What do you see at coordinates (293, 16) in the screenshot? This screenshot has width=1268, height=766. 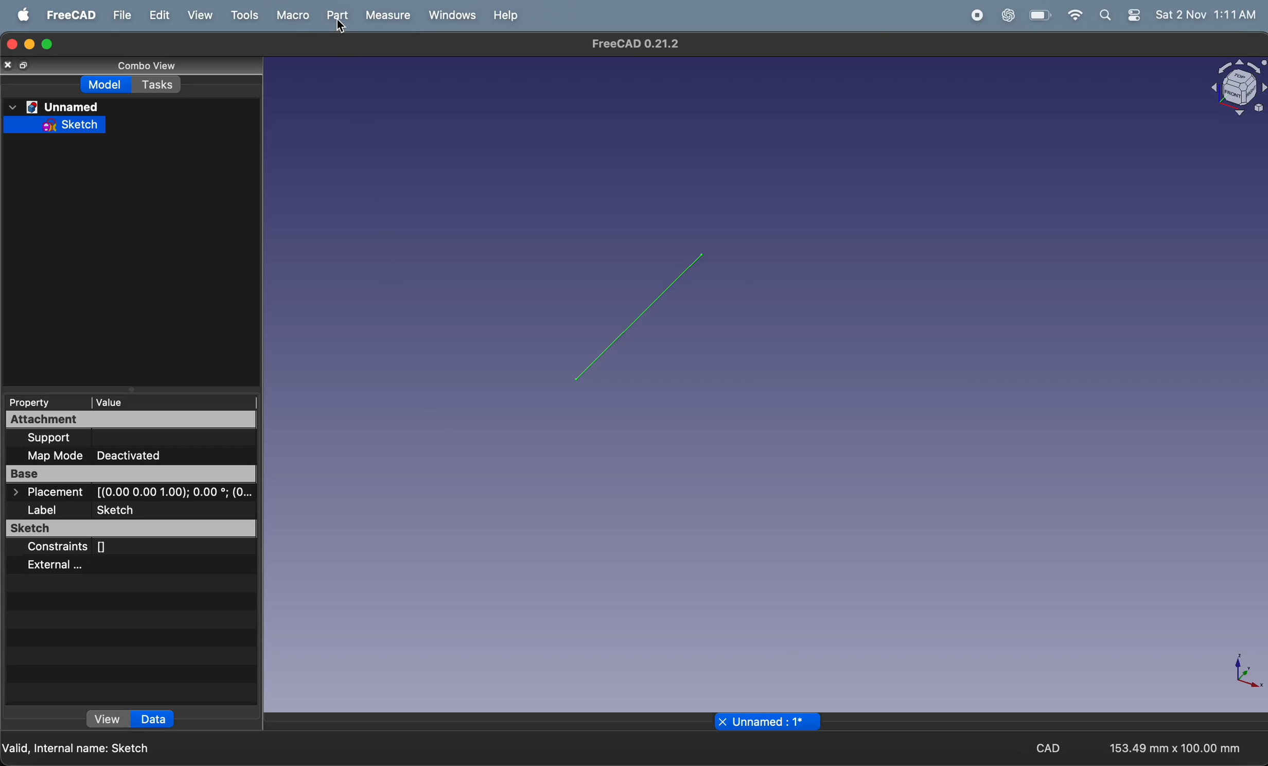 I see `marco` at bounding box center [293, 16].